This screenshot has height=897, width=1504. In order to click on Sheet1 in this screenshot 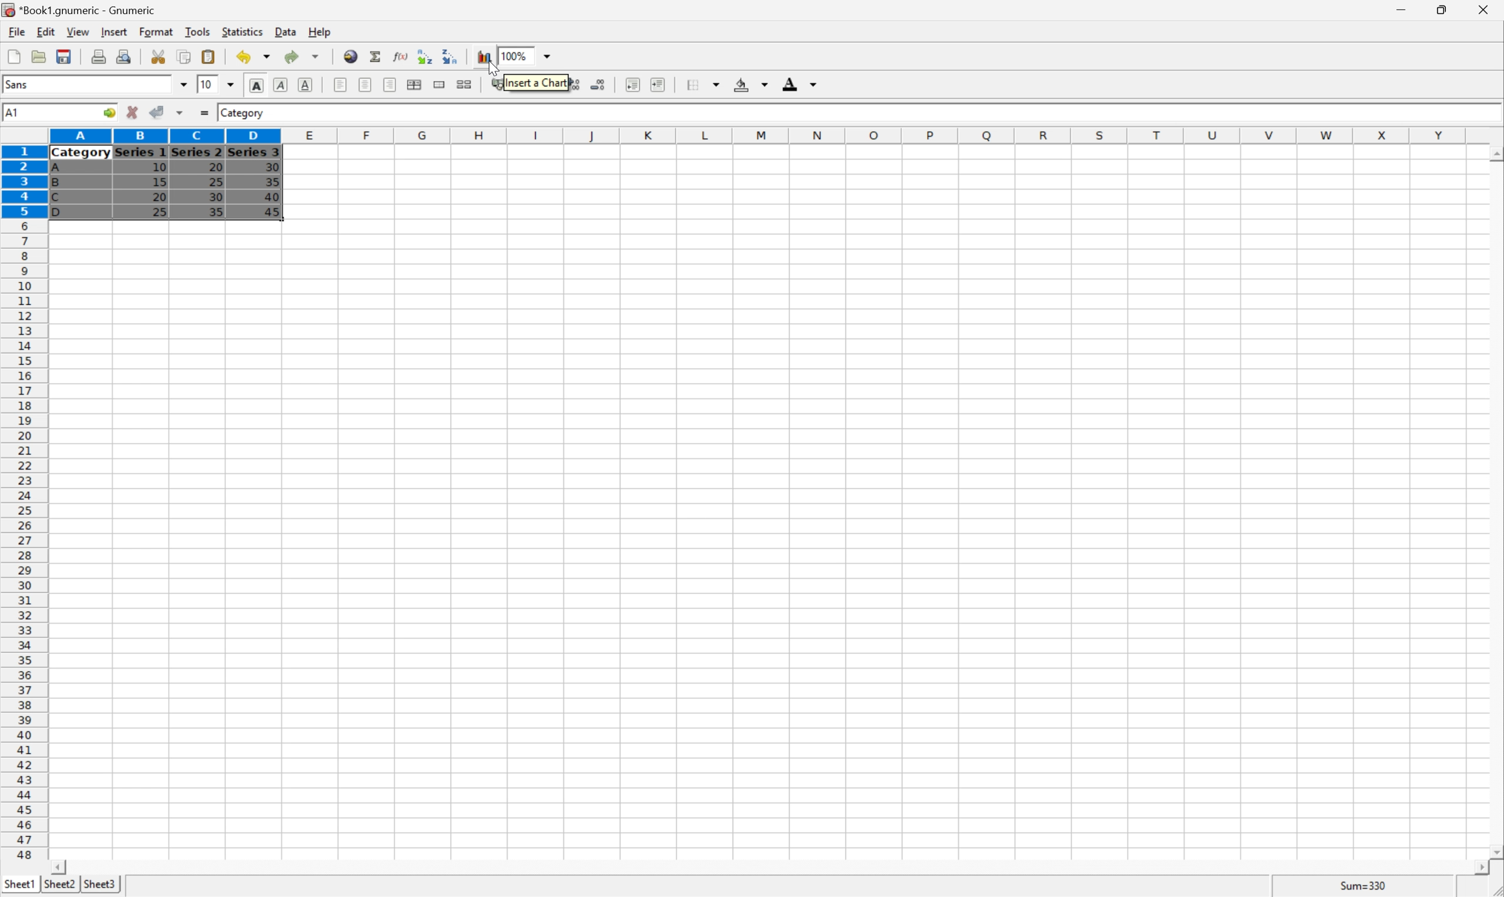, I will do `click(19, 885)`.